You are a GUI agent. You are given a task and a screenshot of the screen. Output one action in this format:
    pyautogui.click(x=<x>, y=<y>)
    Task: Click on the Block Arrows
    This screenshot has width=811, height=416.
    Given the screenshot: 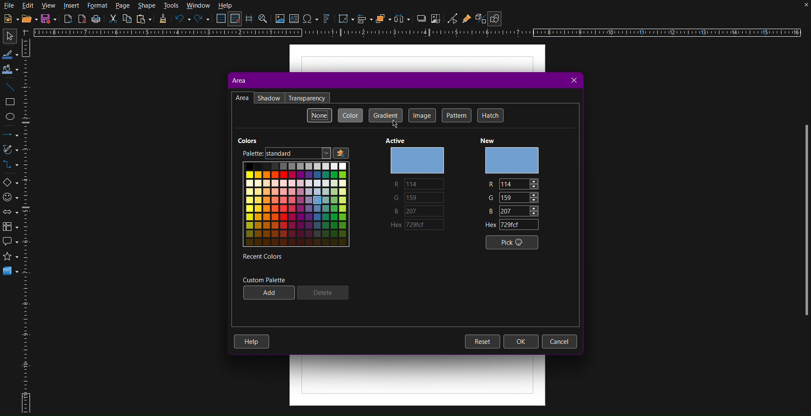 What is the action you would take?
    pyautogui.click(x=10, y=212)
    